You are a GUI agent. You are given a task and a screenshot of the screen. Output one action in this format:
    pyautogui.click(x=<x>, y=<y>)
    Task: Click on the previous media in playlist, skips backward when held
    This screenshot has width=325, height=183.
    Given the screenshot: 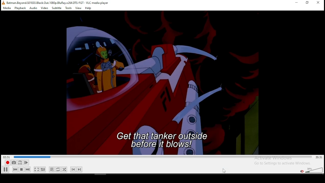 What is the action you would take?
    pyautogui.click(x=15, y=169)
    